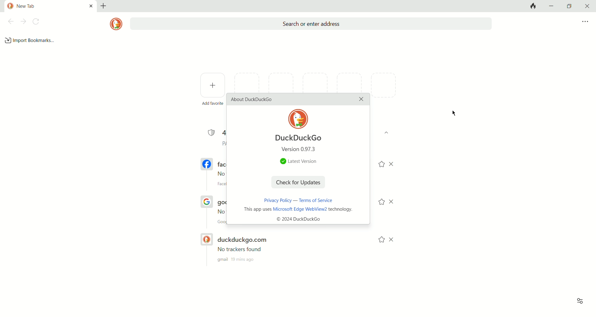 This screenshot has width=596, height=317. What do you see at coordinates (23, 21) in the screenshot?
I see `next` at bounding box center [23, 21].